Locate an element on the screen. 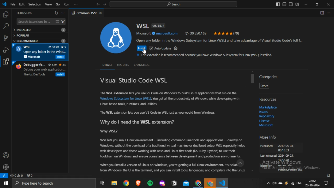 The image size is (334, 188). 2024-09-25, is located at coordinates (287, 156).